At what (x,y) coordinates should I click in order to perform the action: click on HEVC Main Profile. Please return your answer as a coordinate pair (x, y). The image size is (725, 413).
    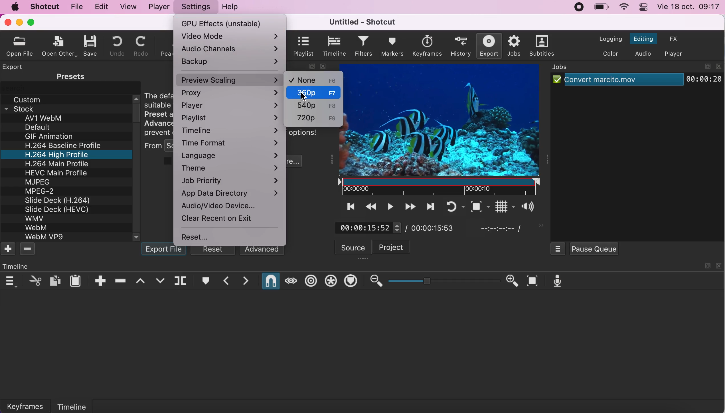
    Looking at the image, I should click on (57, 172).